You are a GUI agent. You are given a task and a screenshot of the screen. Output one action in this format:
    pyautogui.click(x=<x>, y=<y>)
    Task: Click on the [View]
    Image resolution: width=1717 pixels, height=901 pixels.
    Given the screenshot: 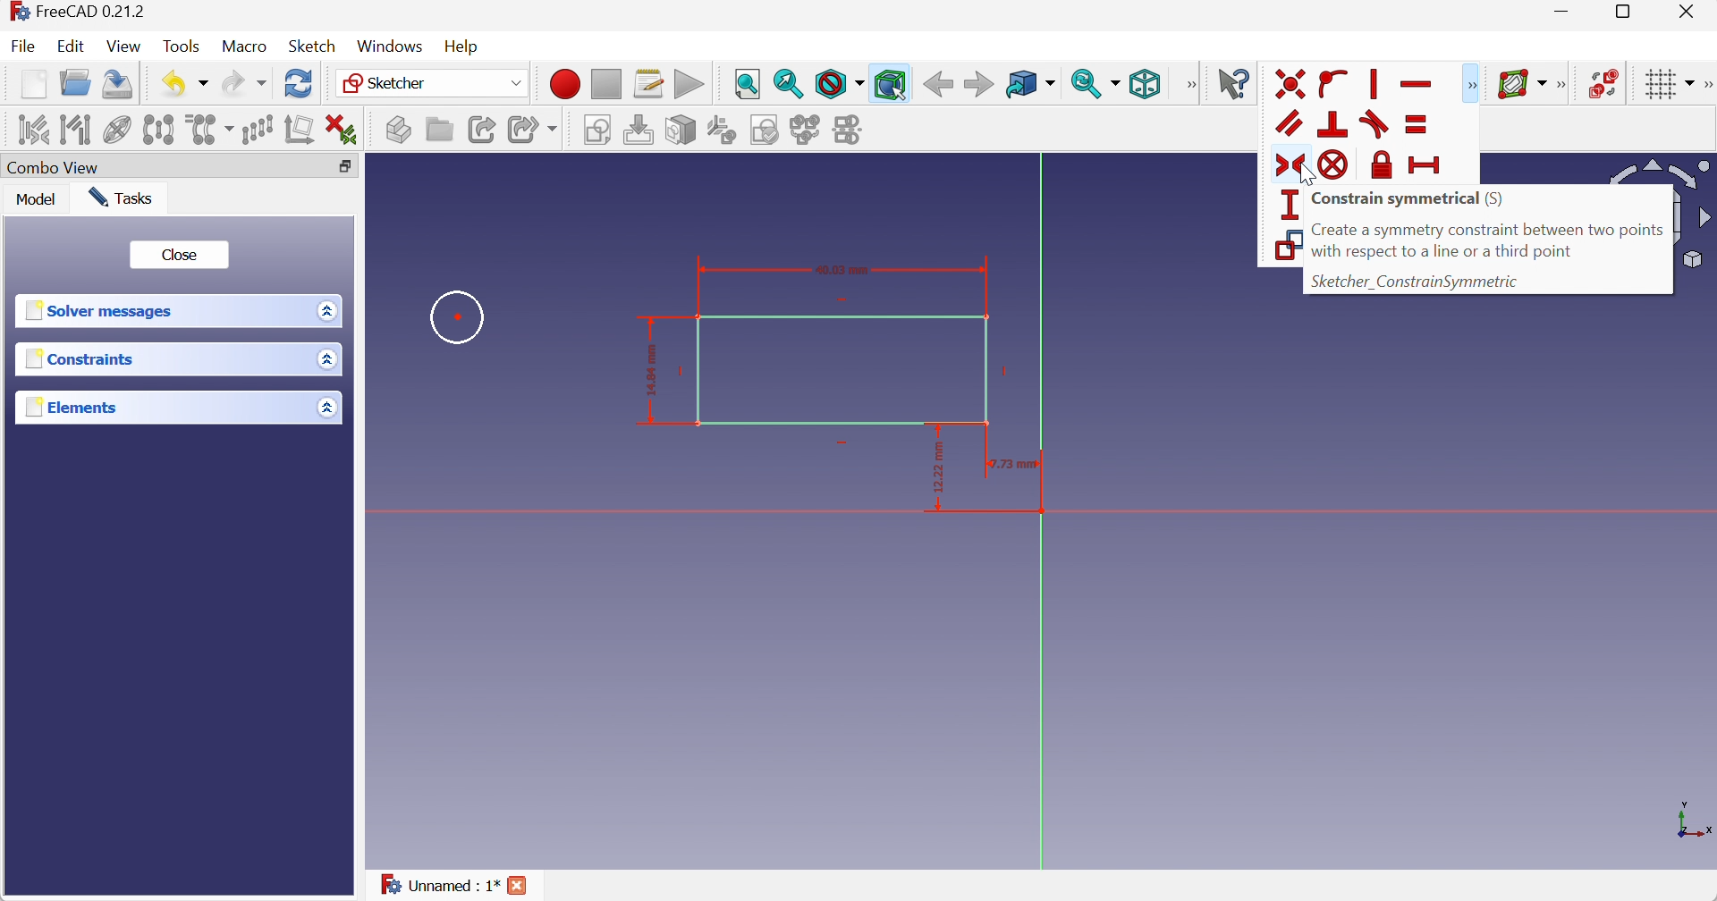 What is the action you would take?
    pyautogui.click(x=1188, y=85)
    